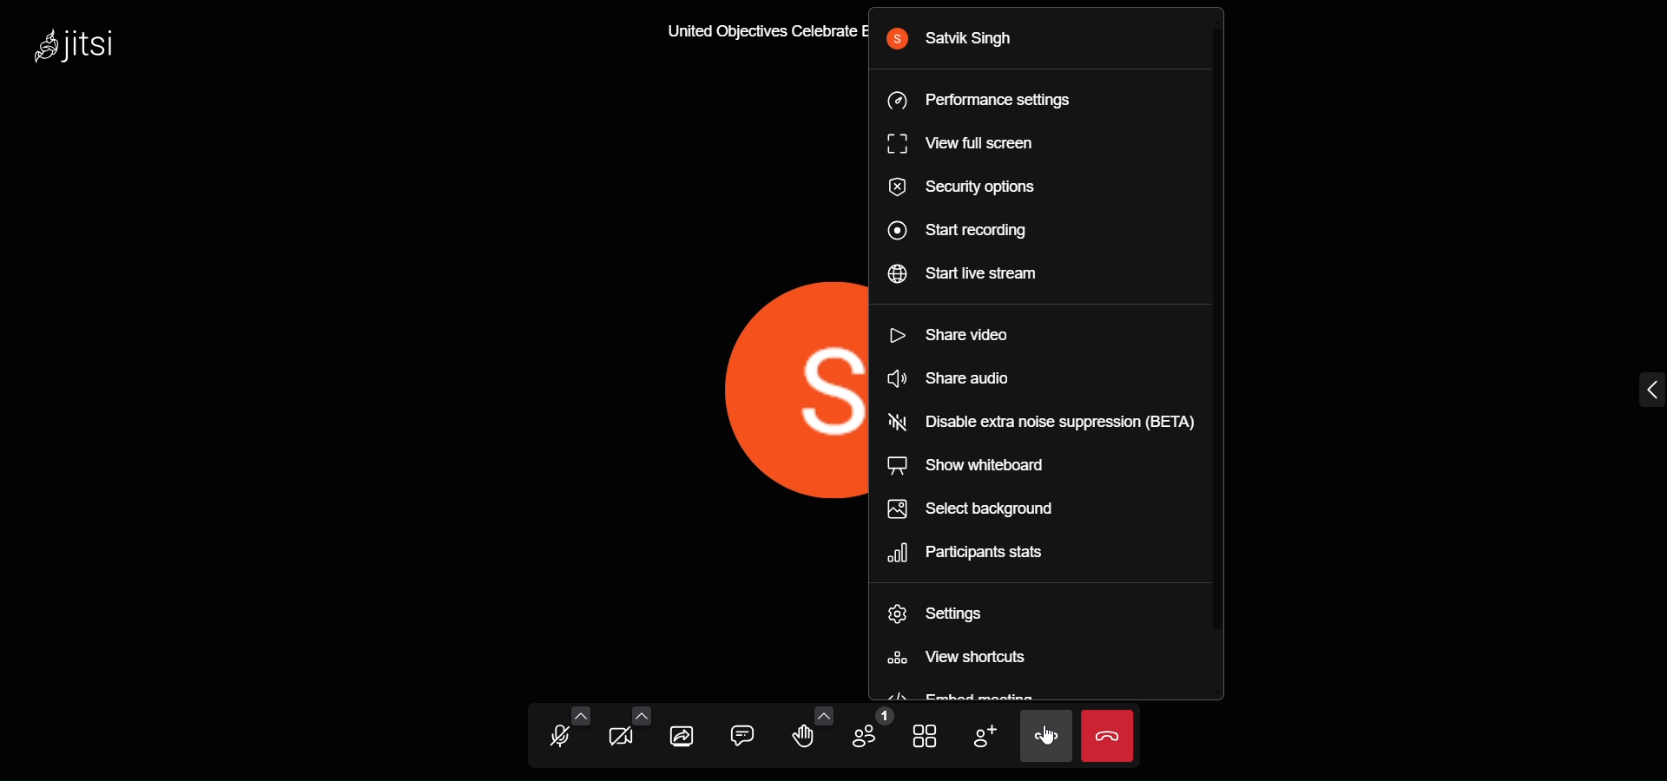 This screenshot has height=781, width=1667. What do you see at coordinates (622, 739) in the screenshot?
I see `camera` at bounding box center [622, 739].